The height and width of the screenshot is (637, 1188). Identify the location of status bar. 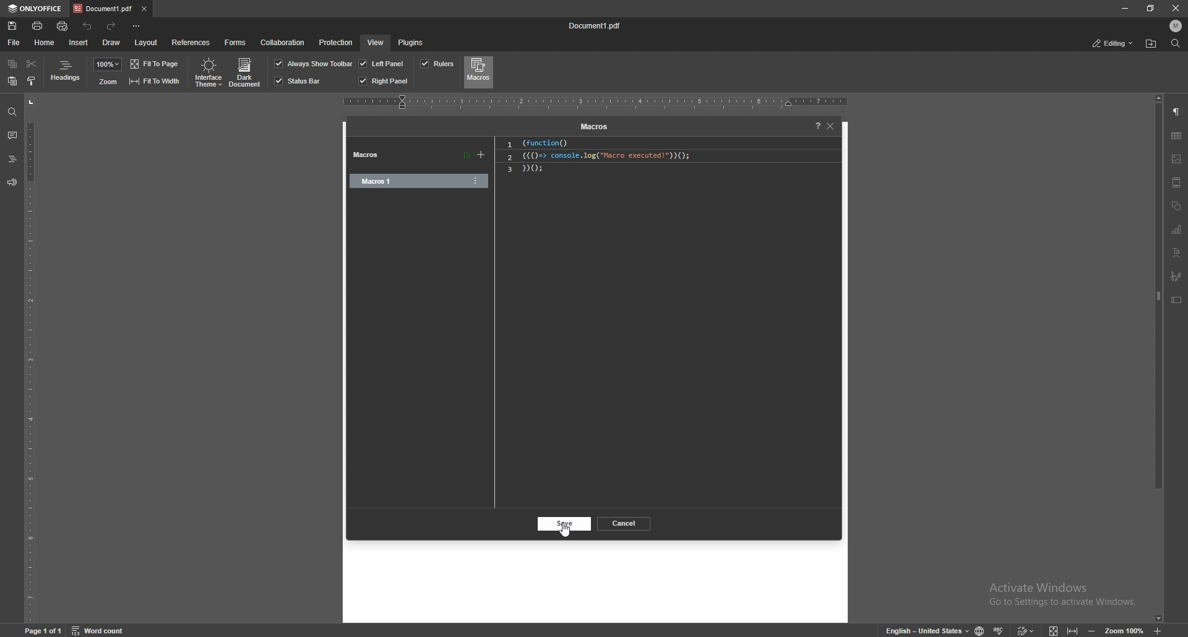
(299, 81).